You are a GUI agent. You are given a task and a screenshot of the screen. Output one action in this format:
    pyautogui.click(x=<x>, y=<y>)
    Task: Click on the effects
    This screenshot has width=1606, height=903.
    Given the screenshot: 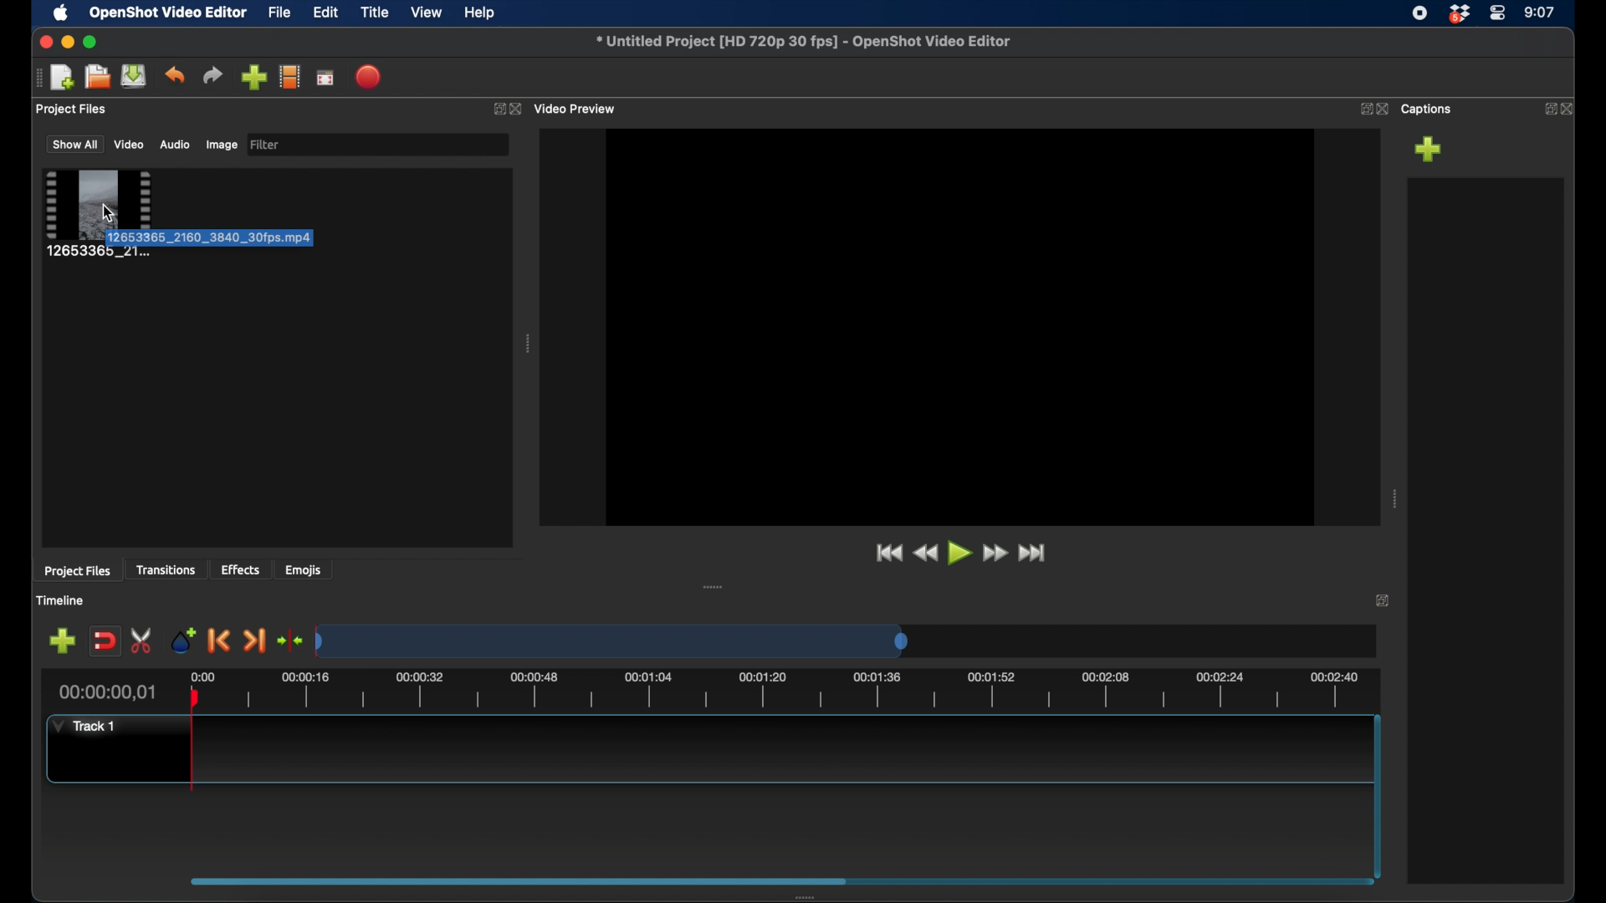 What is the action you would take?
    pyautogui.click(x=241, y=569)
    